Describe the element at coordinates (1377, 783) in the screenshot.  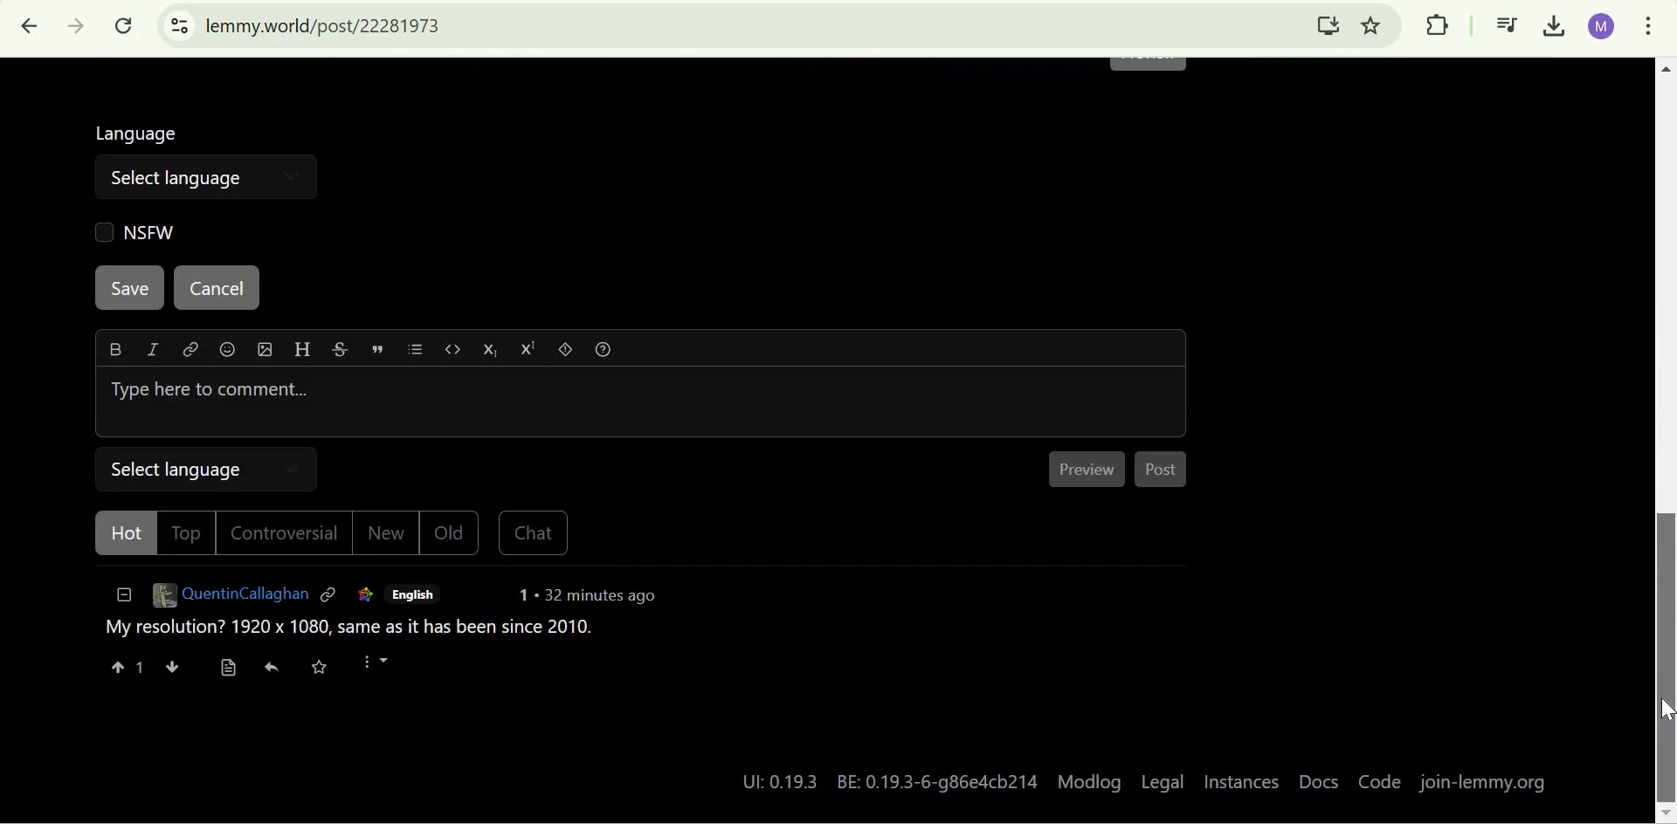
I see `Code` at that location.